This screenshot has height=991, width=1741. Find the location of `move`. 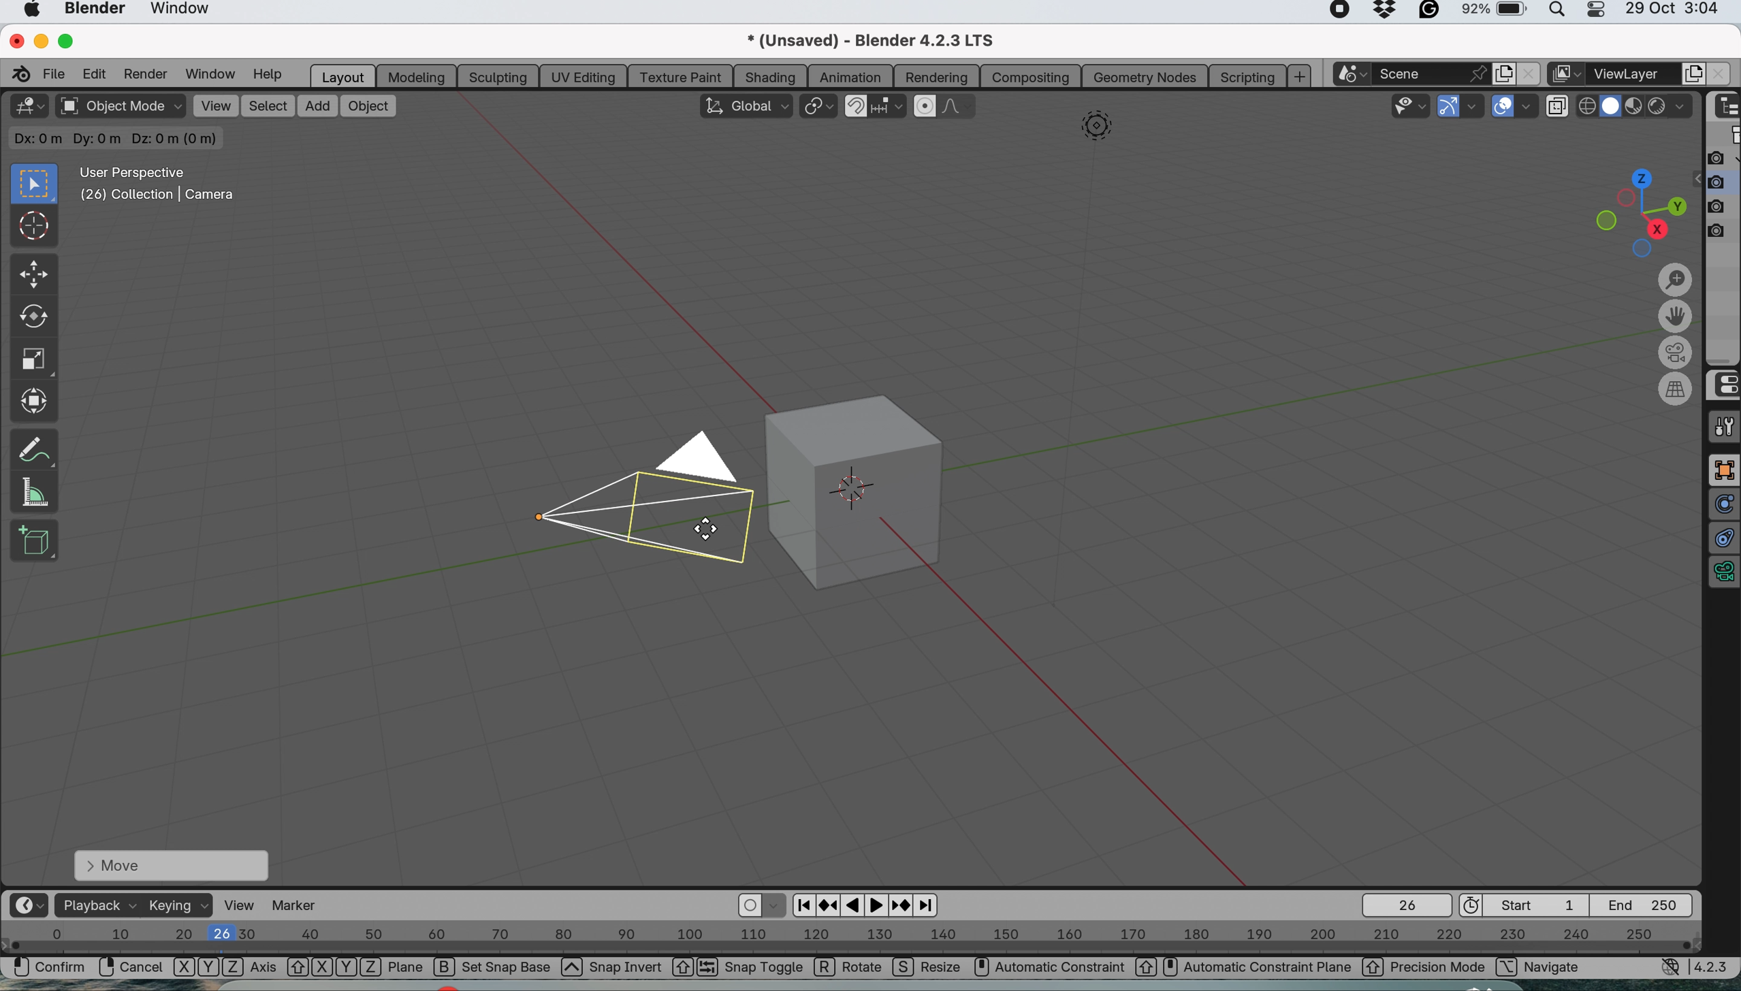

move is located at coordinates (170, 864).